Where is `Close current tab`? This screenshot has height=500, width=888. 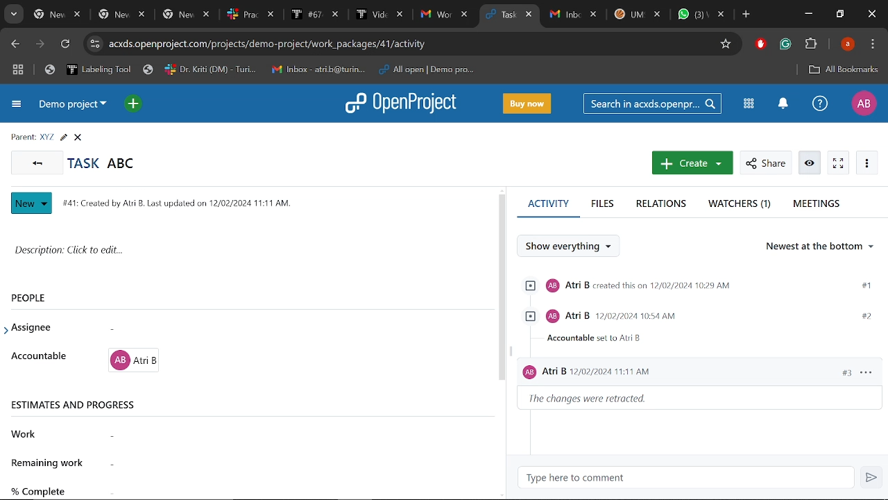 Close current tab is located at coordinates (529, 16).